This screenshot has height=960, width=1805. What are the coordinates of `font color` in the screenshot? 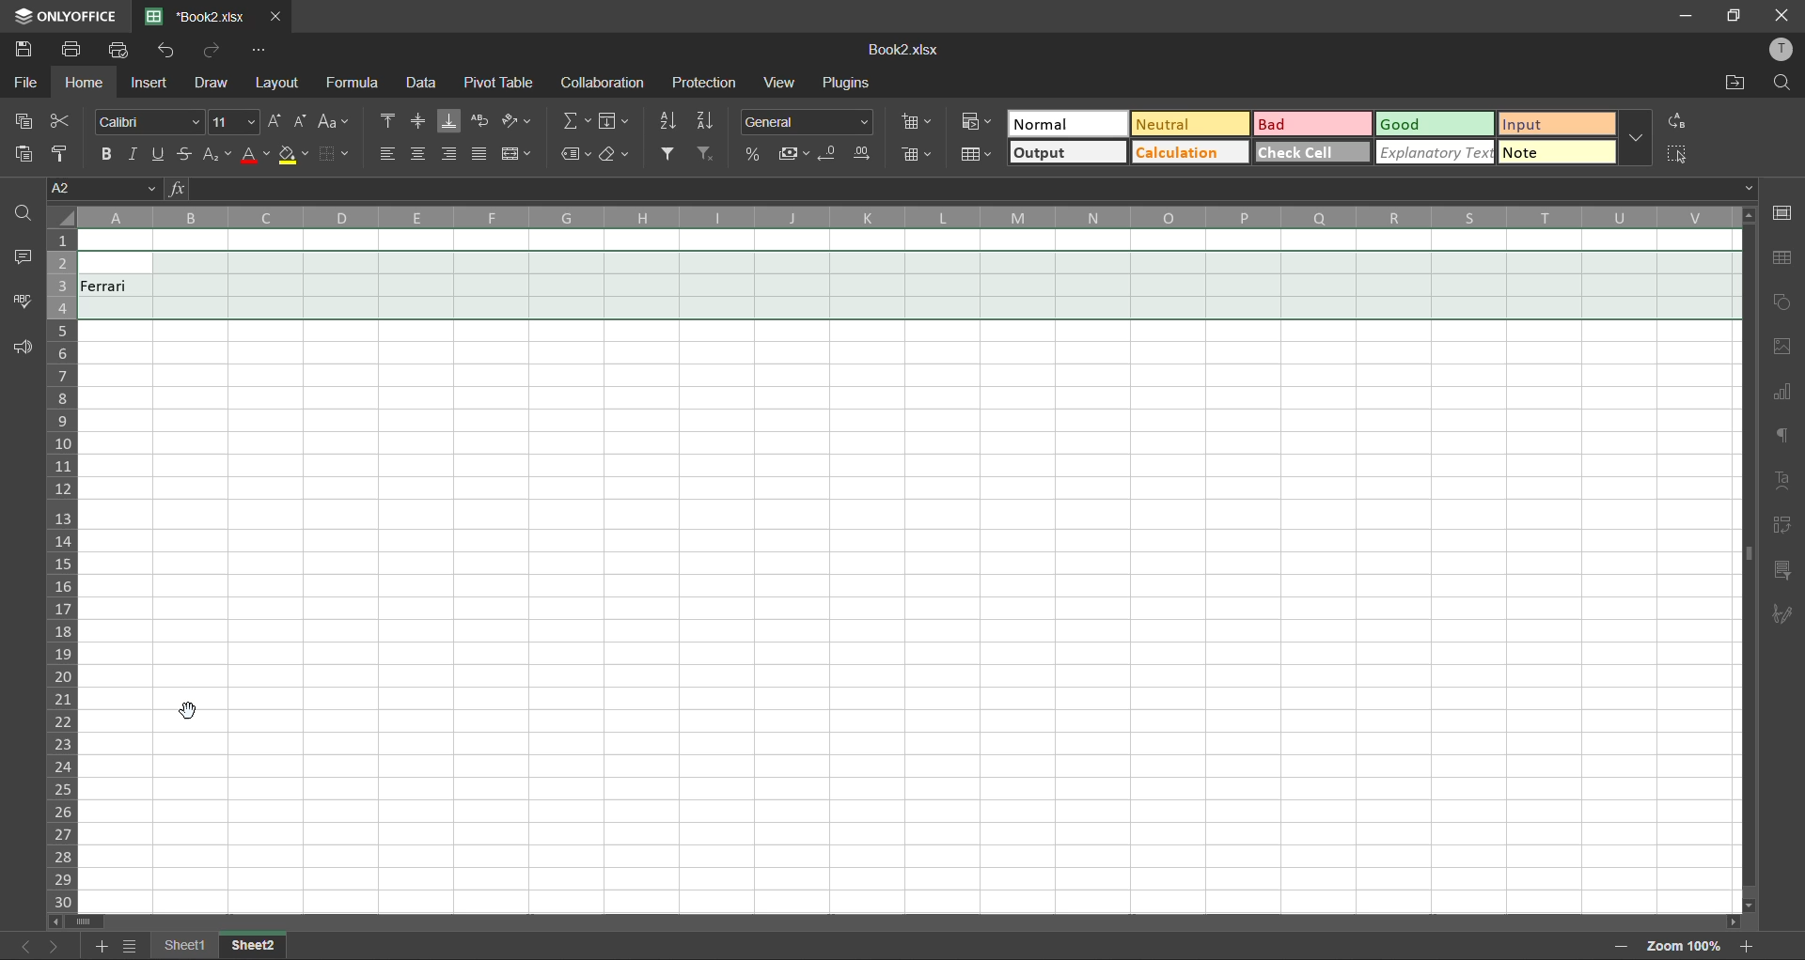 It's located at (251, 154).